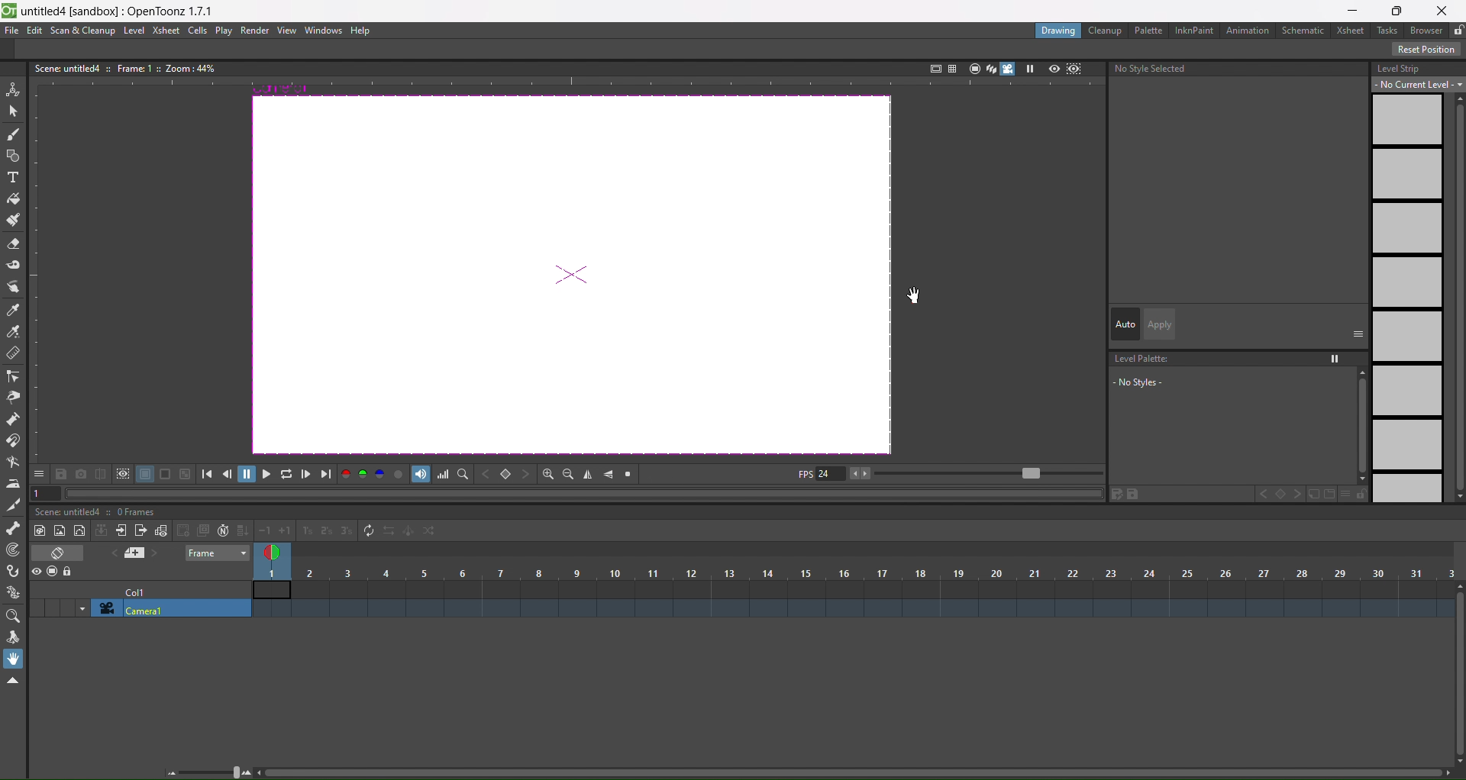 The image size is (1466, 780). What do you see at coordinates (1428, 50) in the screenshot?
I see `reset position` at bounding box center [1428, 50].